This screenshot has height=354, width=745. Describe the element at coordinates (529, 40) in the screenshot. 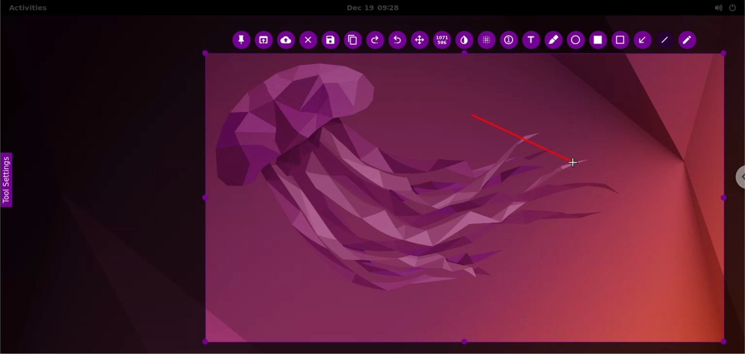

I see `text` at that location.